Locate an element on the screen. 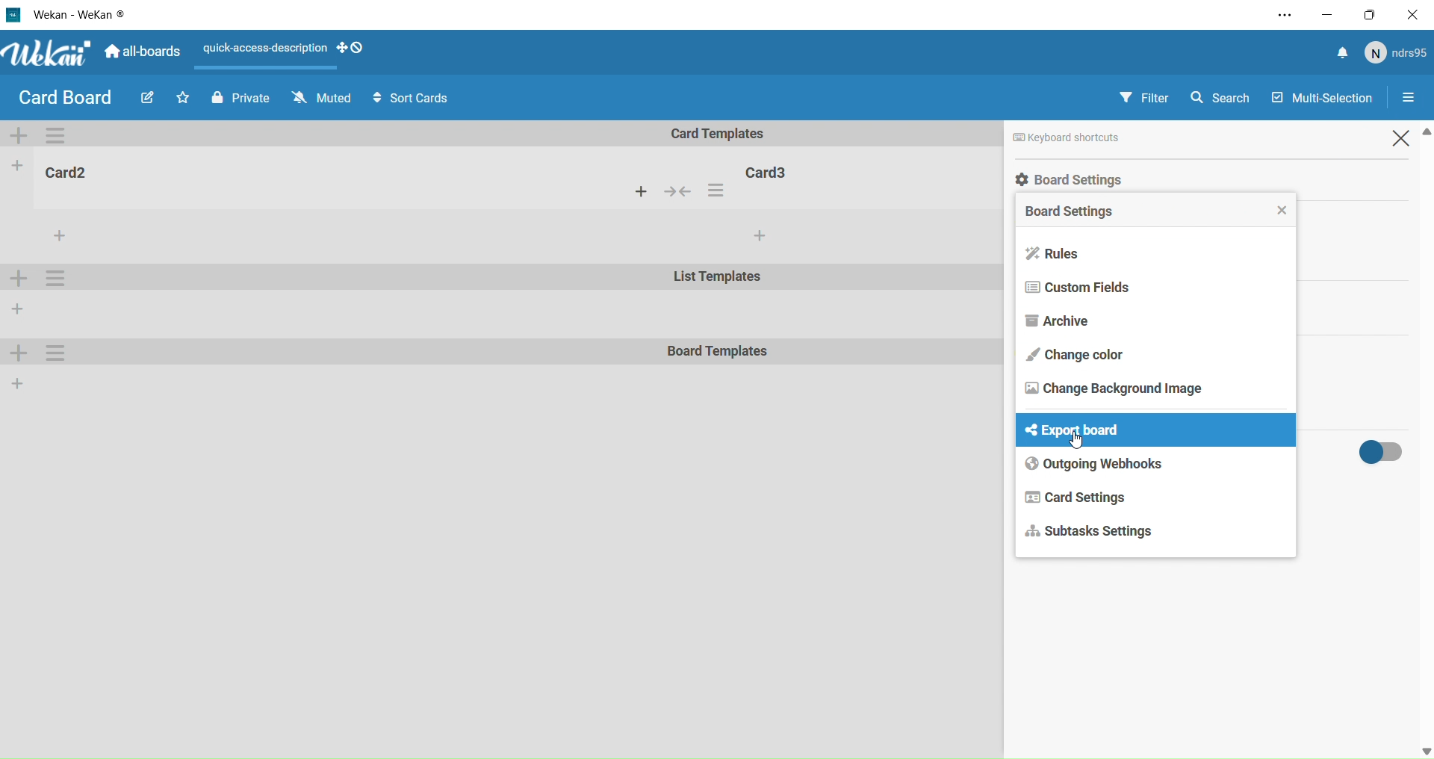  Add is located at coordinates (19, 382).